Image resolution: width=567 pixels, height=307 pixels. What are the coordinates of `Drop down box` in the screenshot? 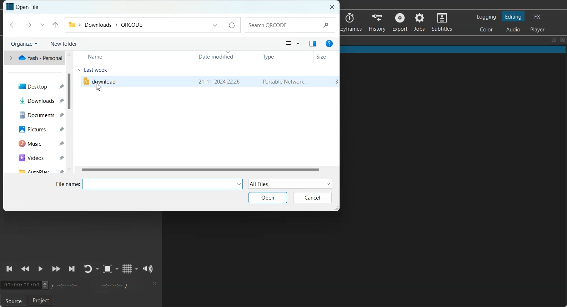 It's located at (117, 269).